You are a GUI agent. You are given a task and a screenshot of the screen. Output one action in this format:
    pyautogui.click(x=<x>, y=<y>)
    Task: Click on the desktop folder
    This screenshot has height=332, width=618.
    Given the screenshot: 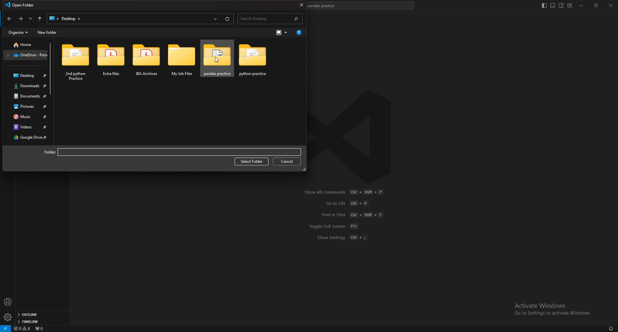 What is the action you would take?
    pyautogui.click(x=27, y=75)
    